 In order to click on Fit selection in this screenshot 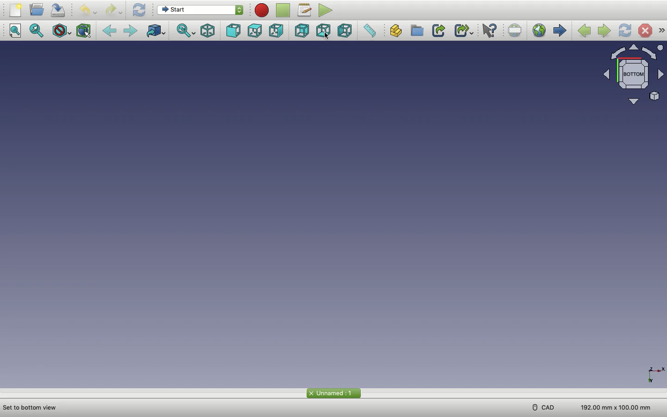, I will do `click(37, 31)`.